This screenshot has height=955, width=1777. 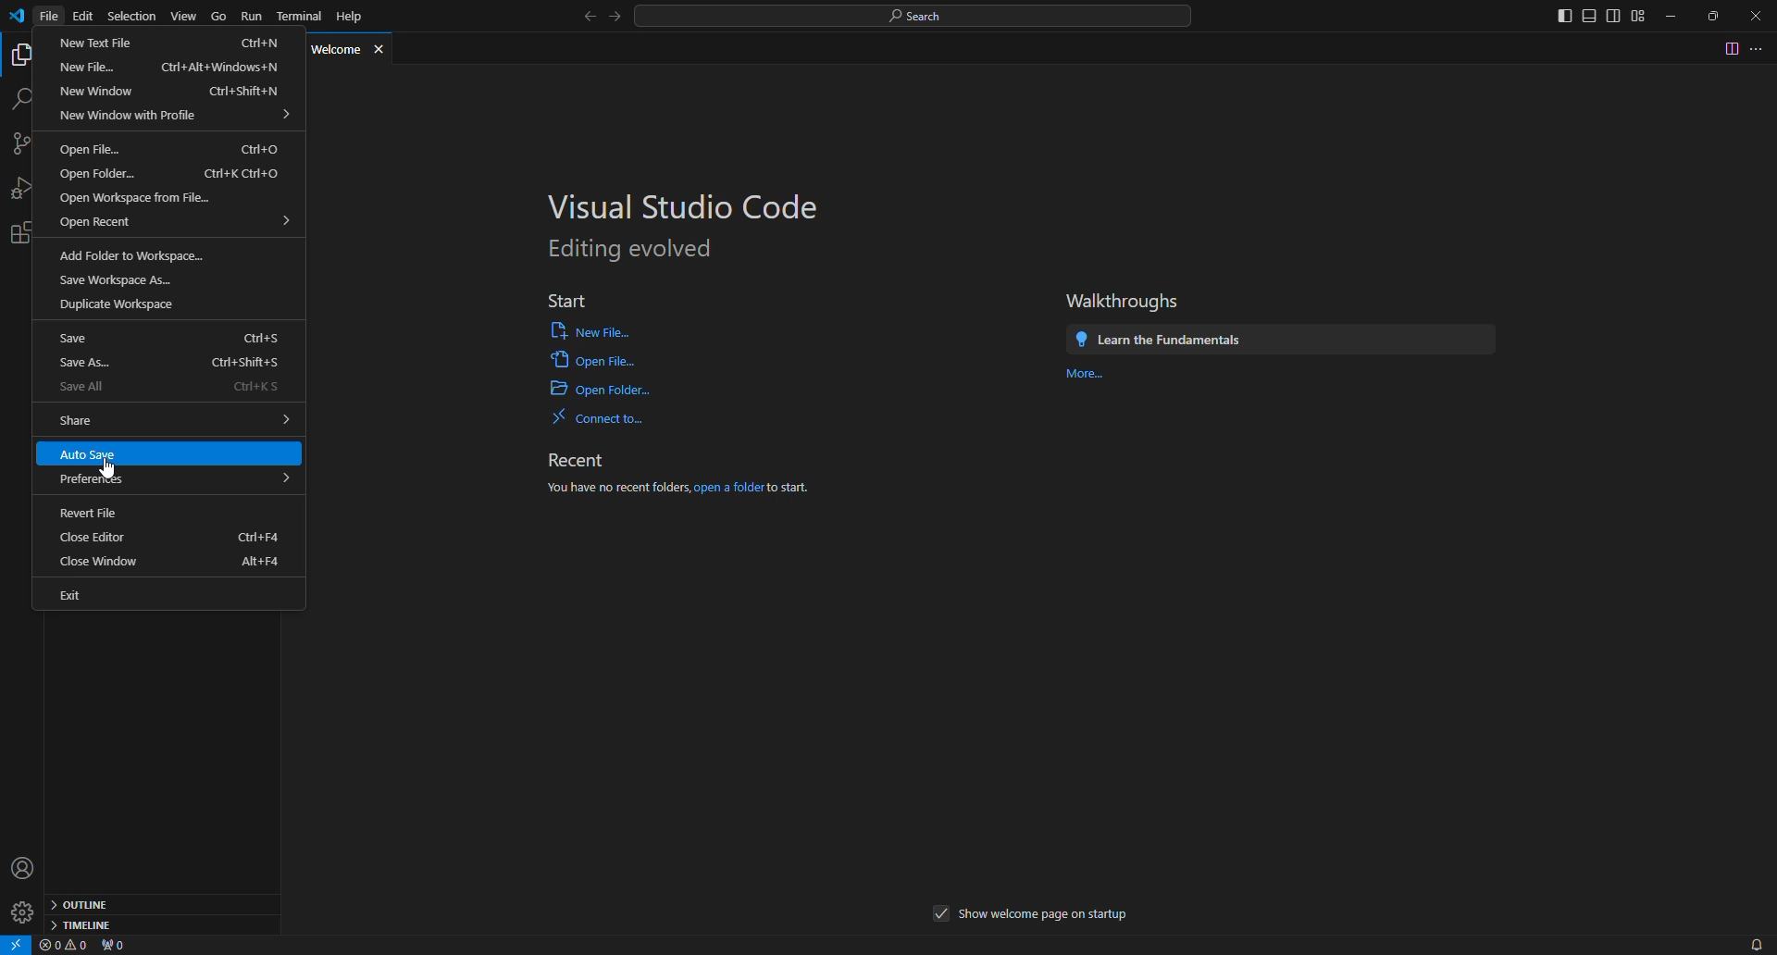 What do you see at coordinates (139, 199) in the screenshot?
I see `open workspace from file` at bounding box center [139, 199].